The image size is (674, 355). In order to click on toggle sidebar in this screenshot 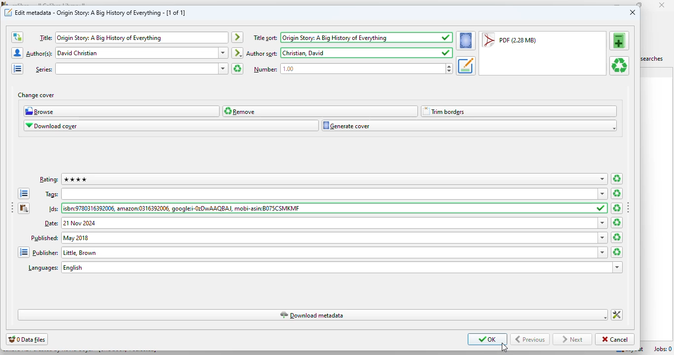, I will do `click(11, 207)`.